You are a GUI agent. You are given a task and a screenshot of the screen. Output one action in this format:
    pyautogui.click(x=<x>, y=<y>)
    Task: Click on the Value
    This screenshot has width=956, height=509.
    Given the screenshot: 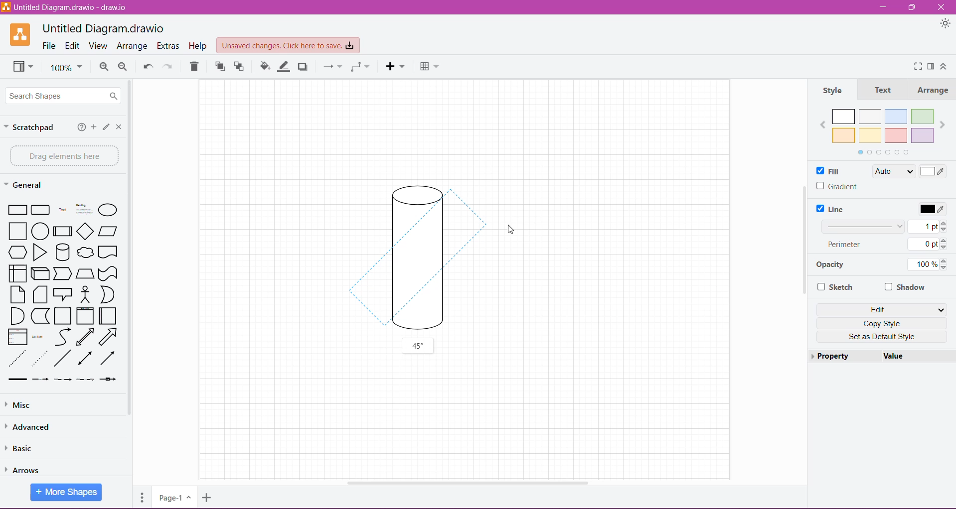 What is the action you would take?
    pyautogui.click(x=895, y=356)
    